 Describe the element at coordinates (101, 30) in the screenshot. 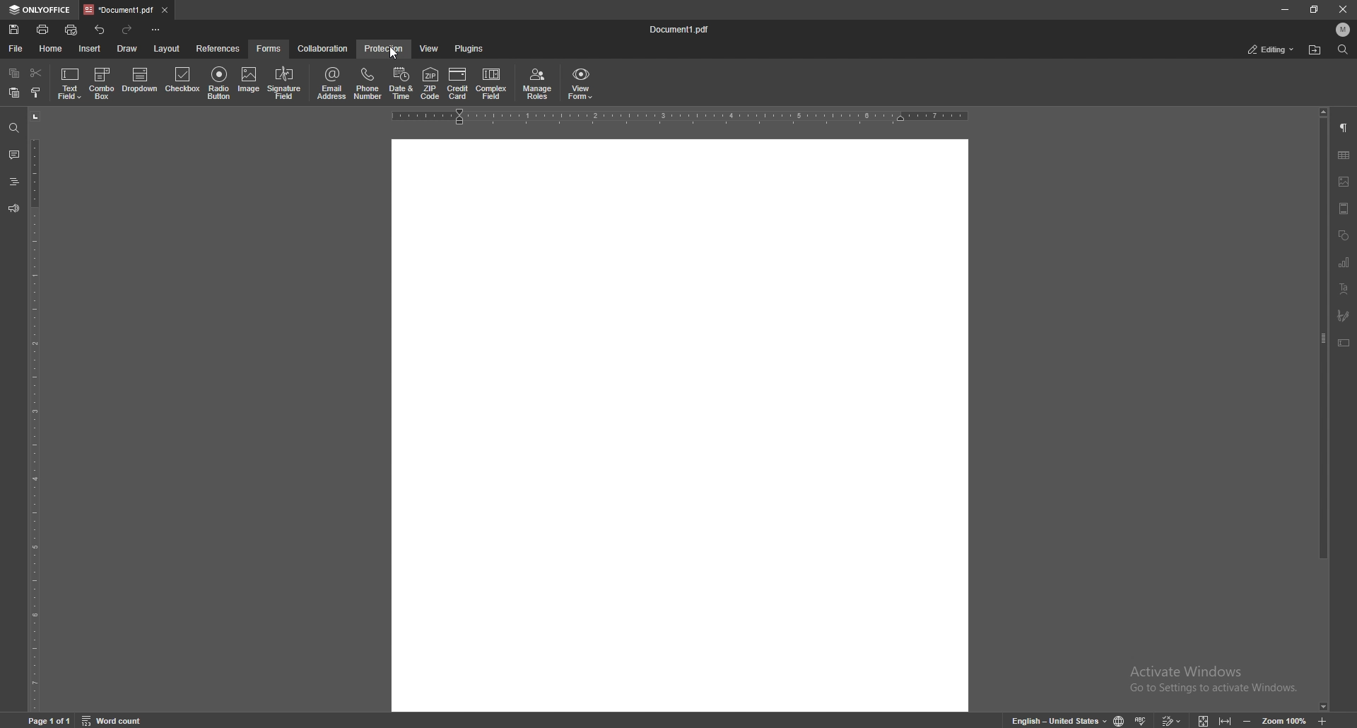

I see `undo` at that location.